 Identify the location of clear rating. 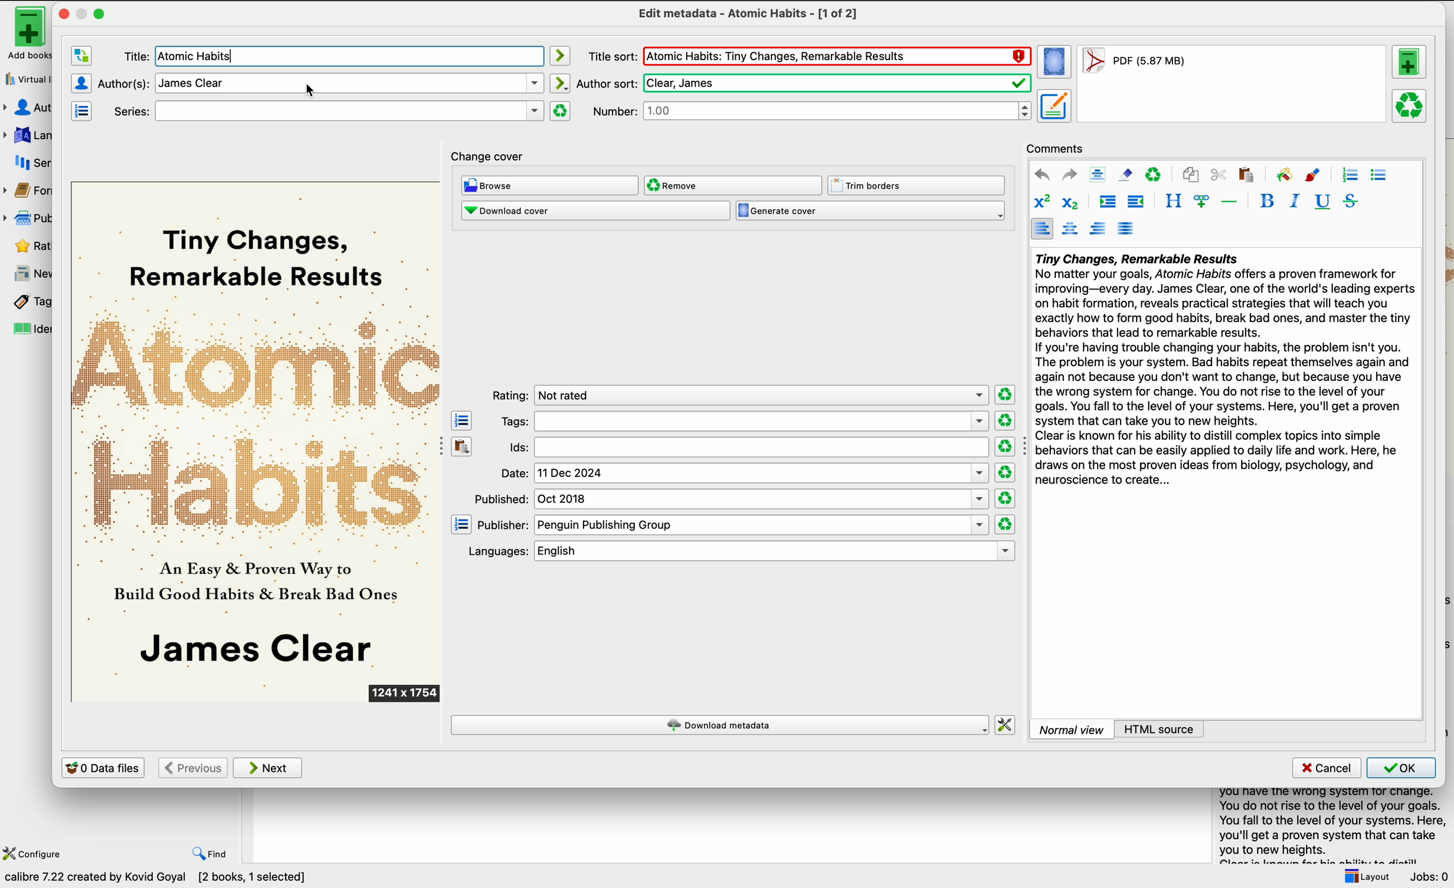
(1004, 420).